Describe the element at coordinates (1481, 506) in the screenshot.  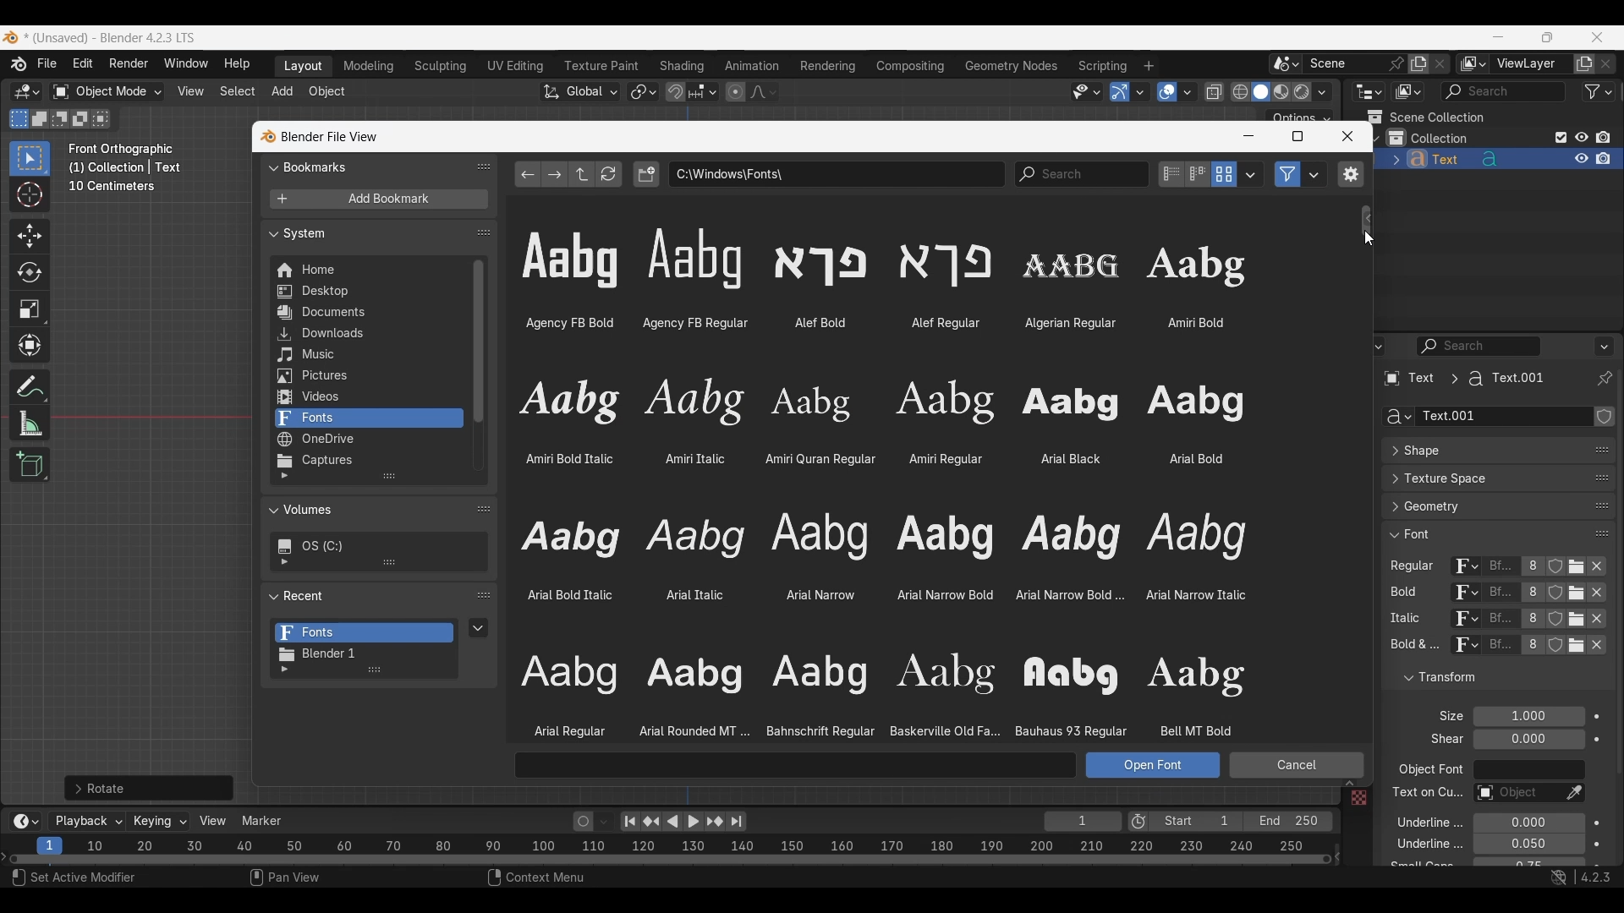
I see `Click to expand Geometry` at that location.